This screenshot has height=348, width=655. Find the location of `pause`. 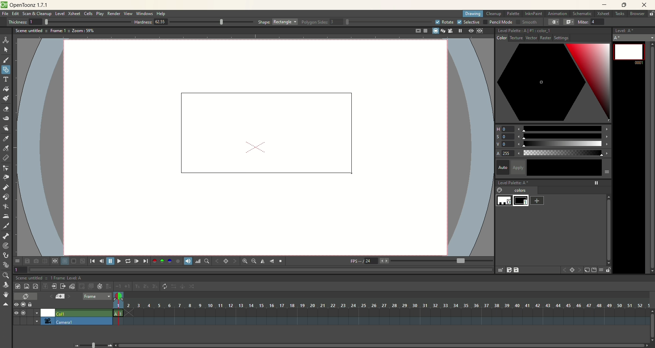

pause is located at coordinates (110, 261).